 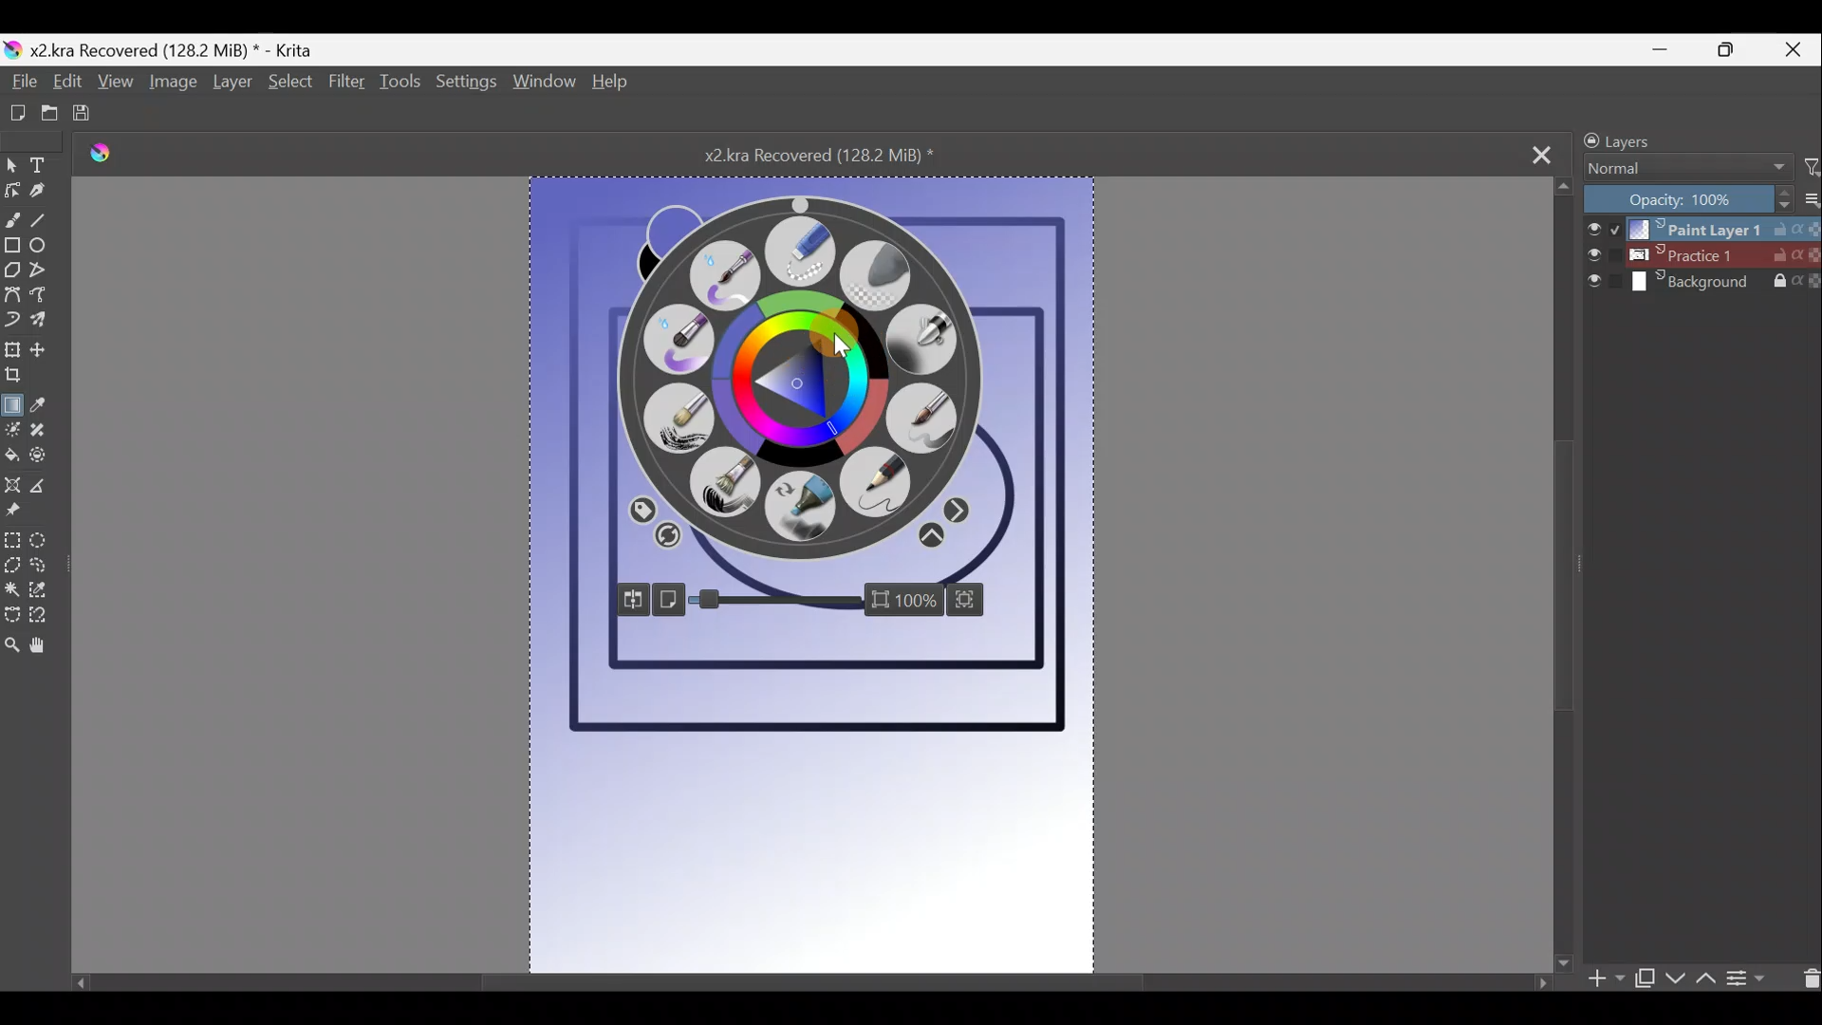 I want to click on Cursor, so click(x=832, y=329).